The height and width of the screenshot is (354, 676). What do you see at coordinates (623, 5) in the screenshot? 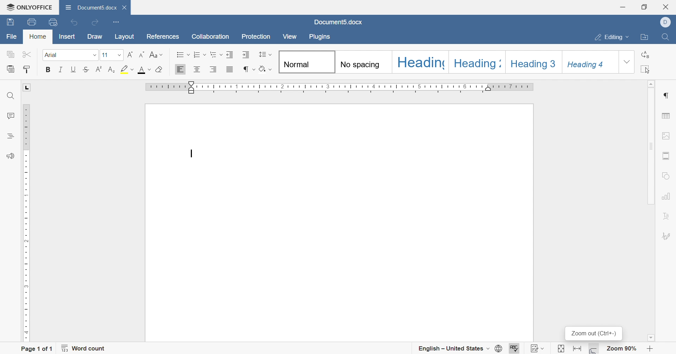
I see `minimize` at bounding box center [623, 5].